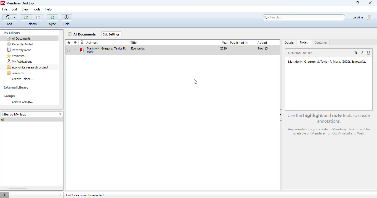 The width and height of the screenshot is (377, 198). What do you see at coordinates (22, 102) in the screenshot?
I see `create group` at bounding box center [22, 102].